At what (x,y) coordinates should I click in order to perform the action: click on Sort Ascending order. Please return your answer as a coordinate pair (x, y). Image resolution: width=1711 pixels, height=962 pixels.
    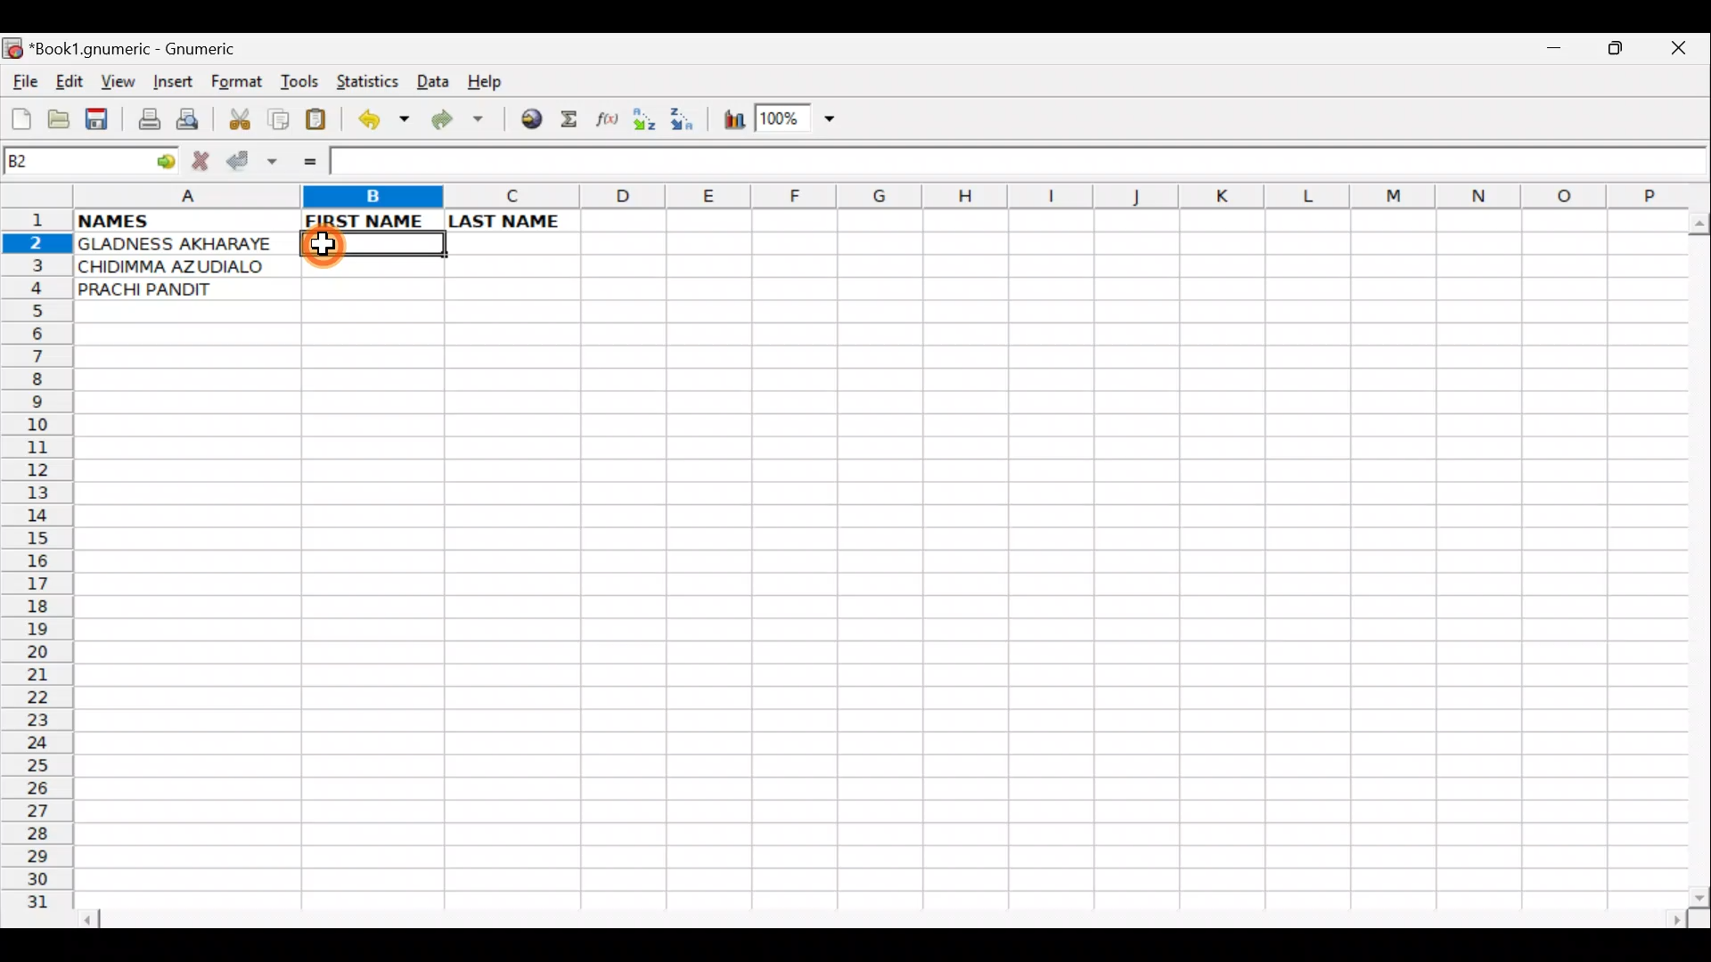
    Looking at the image, I should click on (649, 123).